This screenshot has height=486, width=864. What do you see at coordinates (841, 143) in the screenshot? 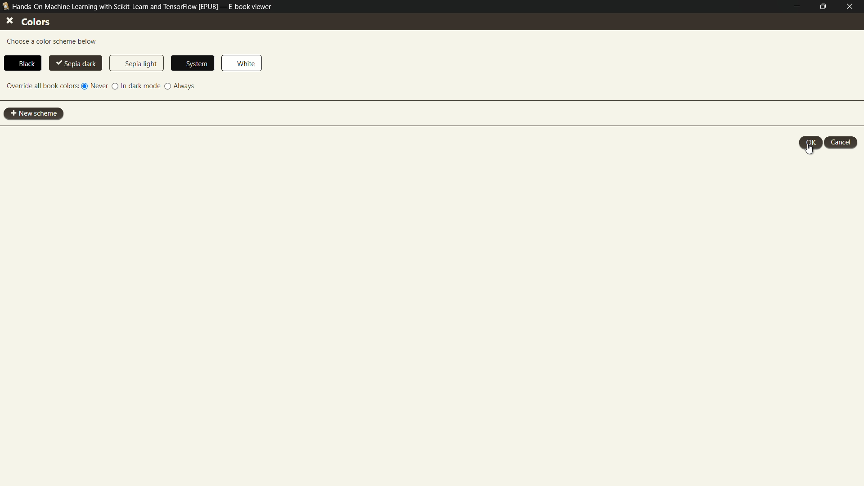
I see `cancel` at bounding box center [841, 143].